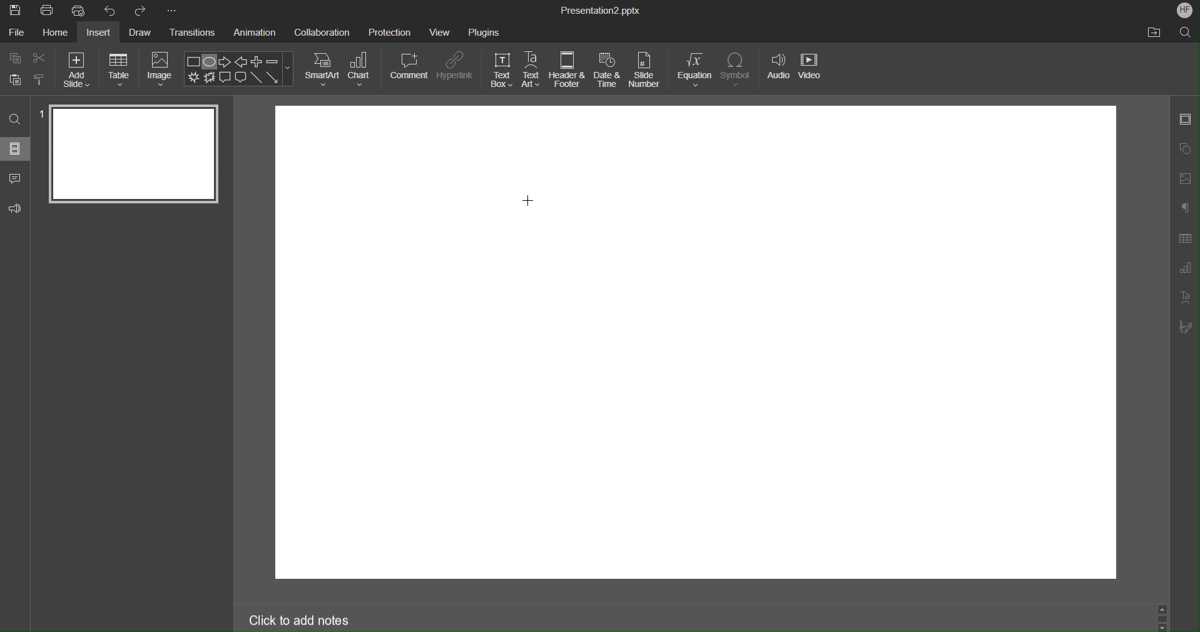 The width and height of the screenshot is (1200, 632). I want to click on Video, so click(812, 71).